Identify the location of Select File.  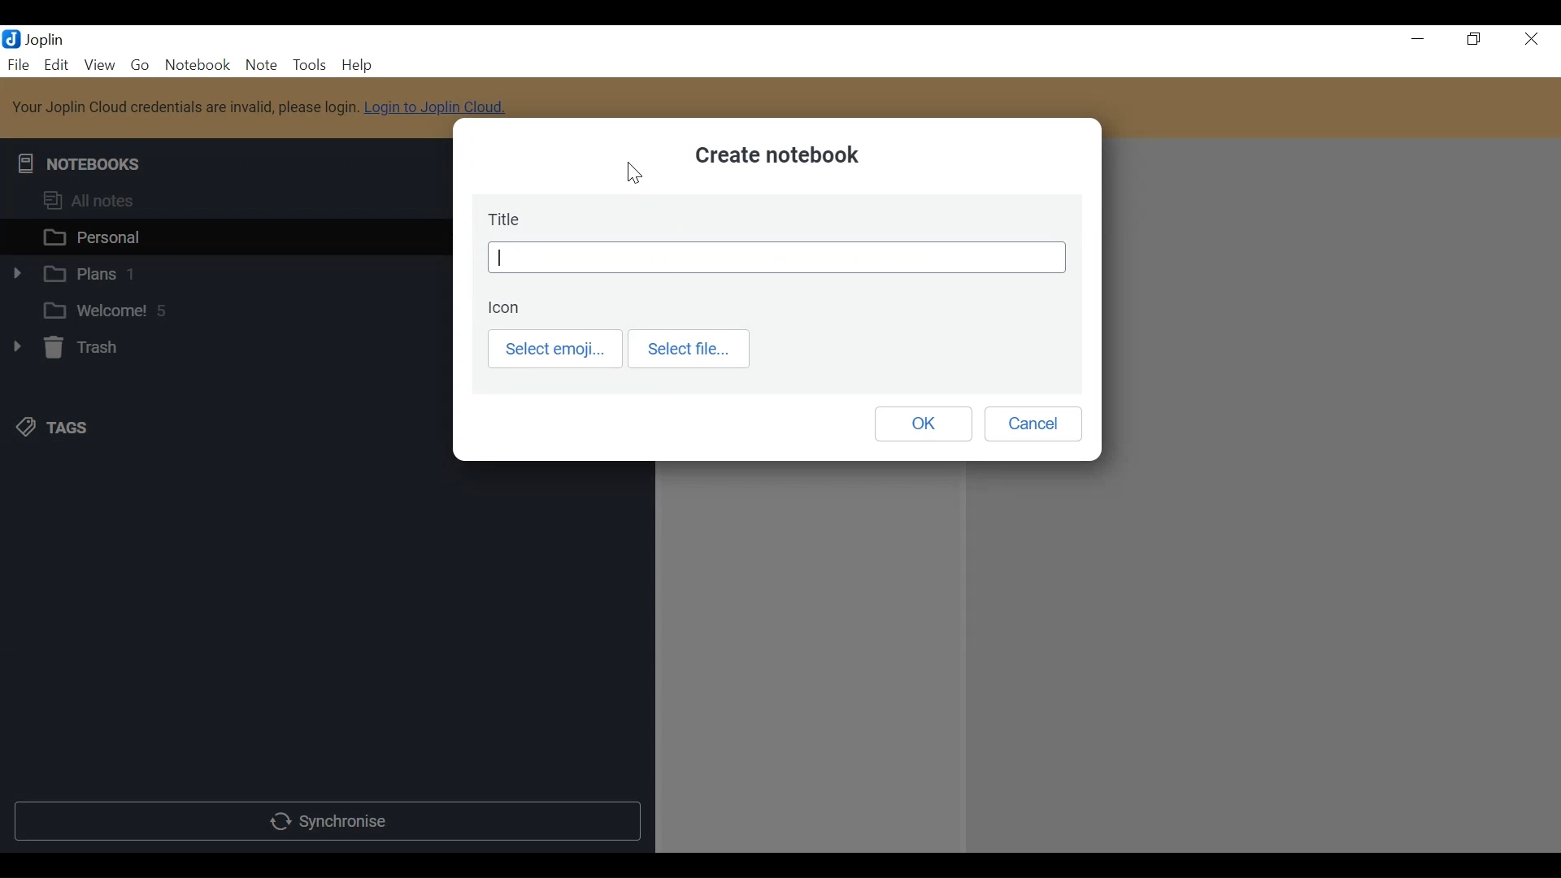
(690, 350).